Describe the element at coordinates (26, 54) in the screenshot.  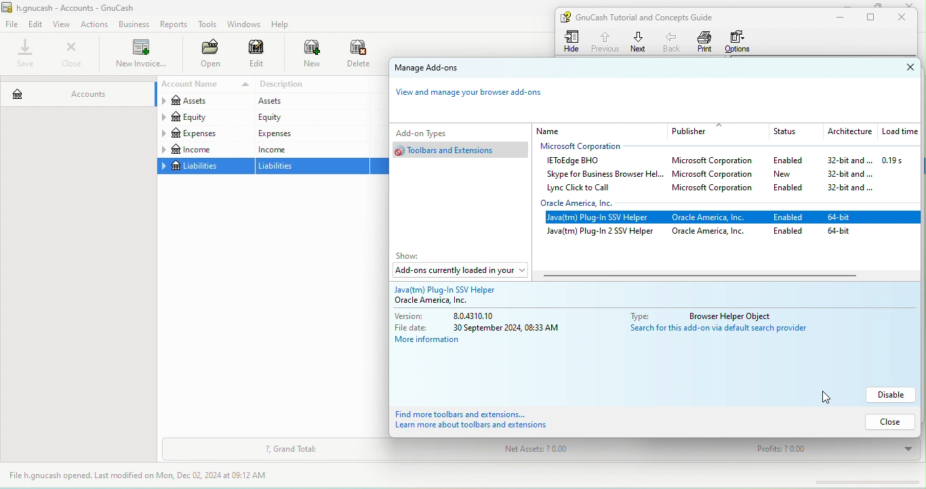
I see `save` at that location.